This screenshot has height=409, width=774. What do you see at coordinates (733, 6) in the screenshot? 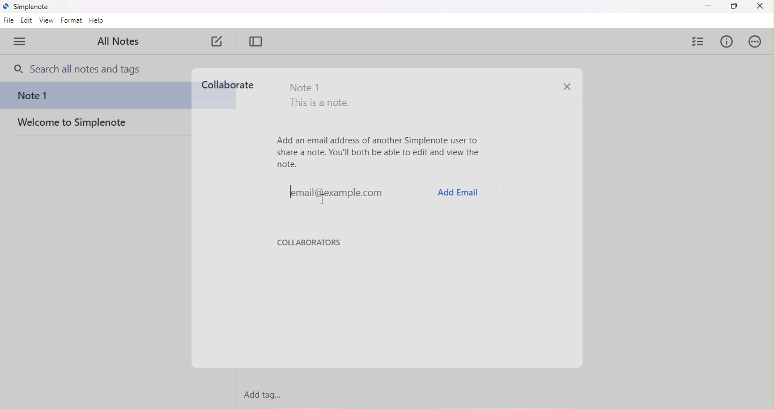
I see `maximize` at bounding box center [733, 6].